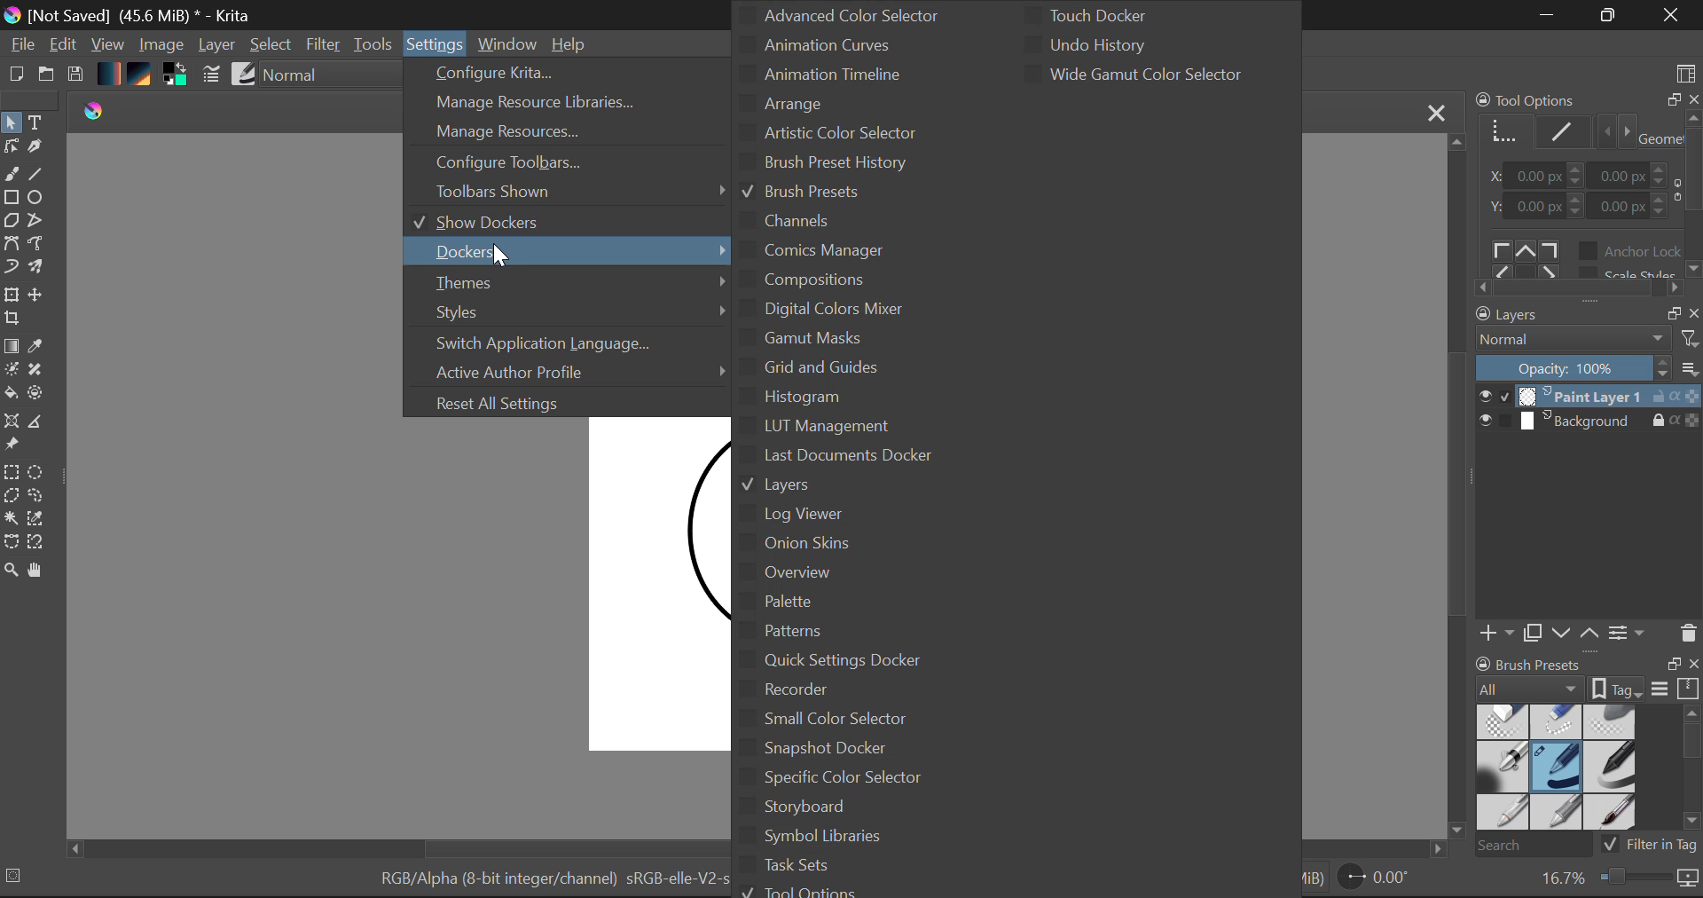 Image resolution: width=1703 pixels, height=898 pixels. I want to click on Eyedropper, so click(39, 348).